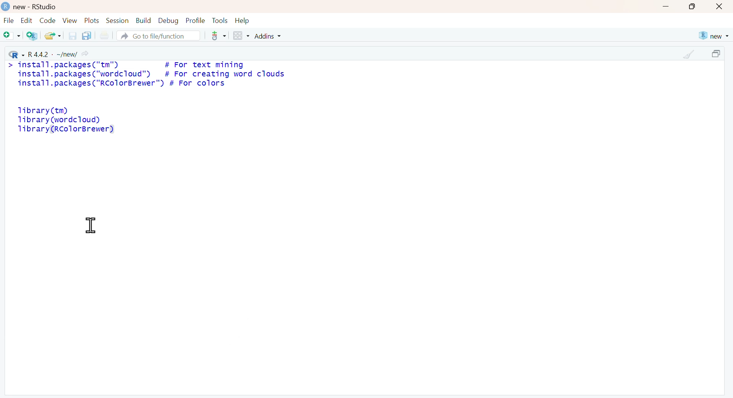 The height and width of the screenshot is (398, 733). What do you see at coordinates (241, 36) in the screenshot?
I see `Workspace panes` at bounding box center [241, 36].